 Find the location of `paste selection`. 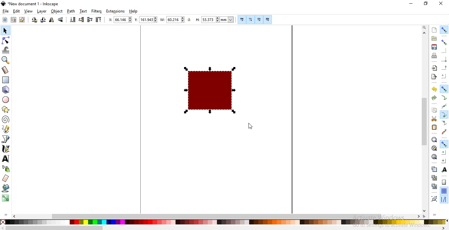

paste selection is located at coordinates (434, 127).